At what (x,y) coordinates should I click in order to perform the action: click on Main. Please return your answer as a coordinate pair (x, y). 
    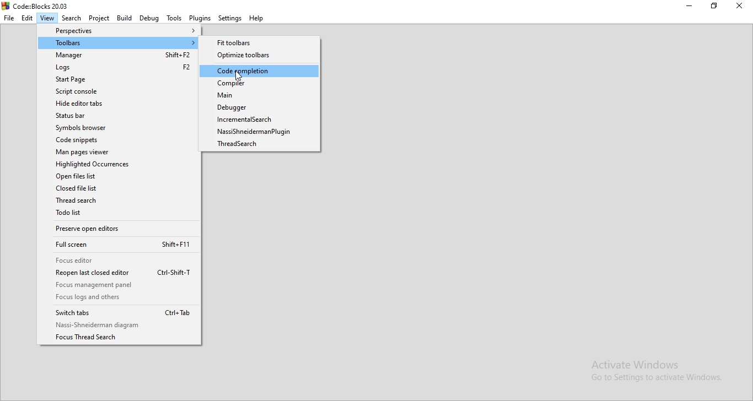
    Looking at the image, I should click on (260, 96).